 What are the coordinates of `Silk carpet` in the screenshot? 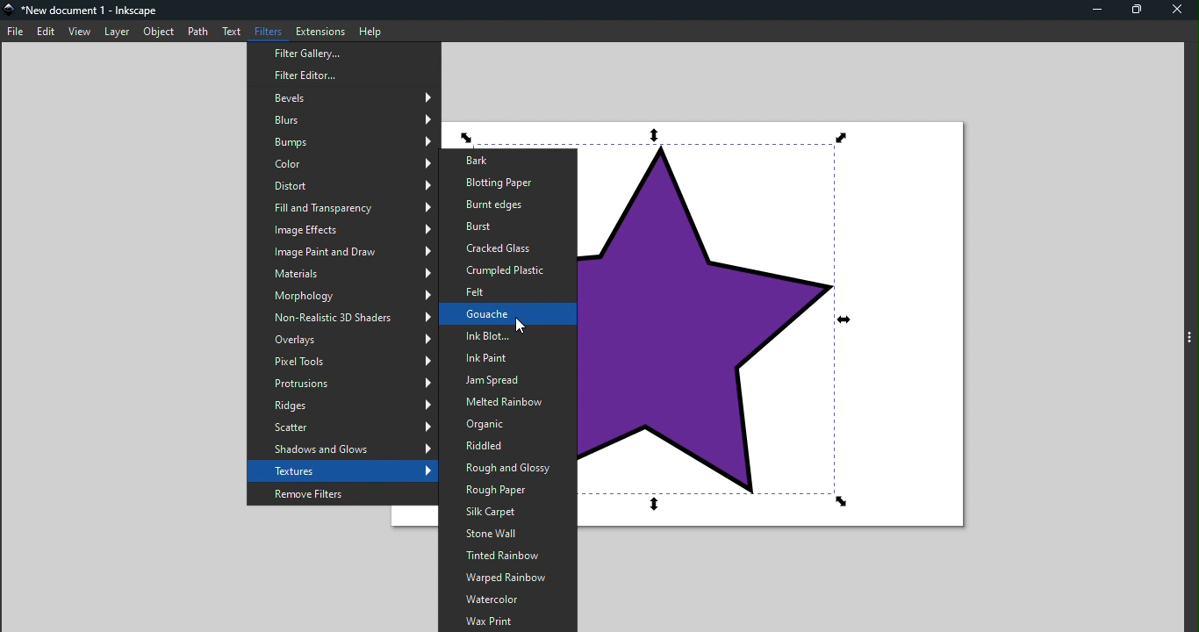 It's located at (506, 512).